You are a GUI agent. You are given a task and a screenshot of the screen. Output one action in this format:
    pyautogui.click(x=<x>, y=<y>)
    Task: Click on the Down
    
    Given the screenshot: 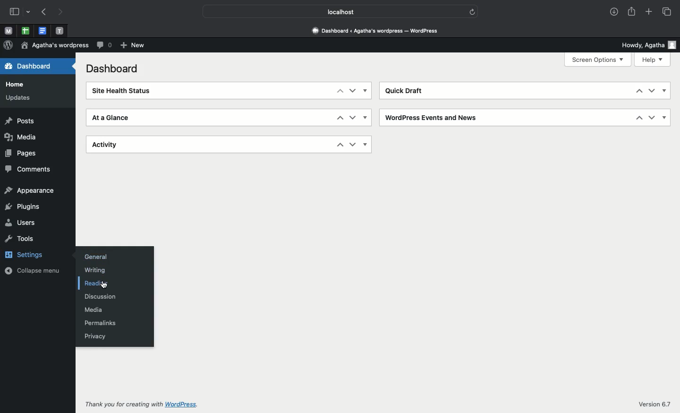 What is the action you would take?
    pyautogui.click(x=652, y=118)
    